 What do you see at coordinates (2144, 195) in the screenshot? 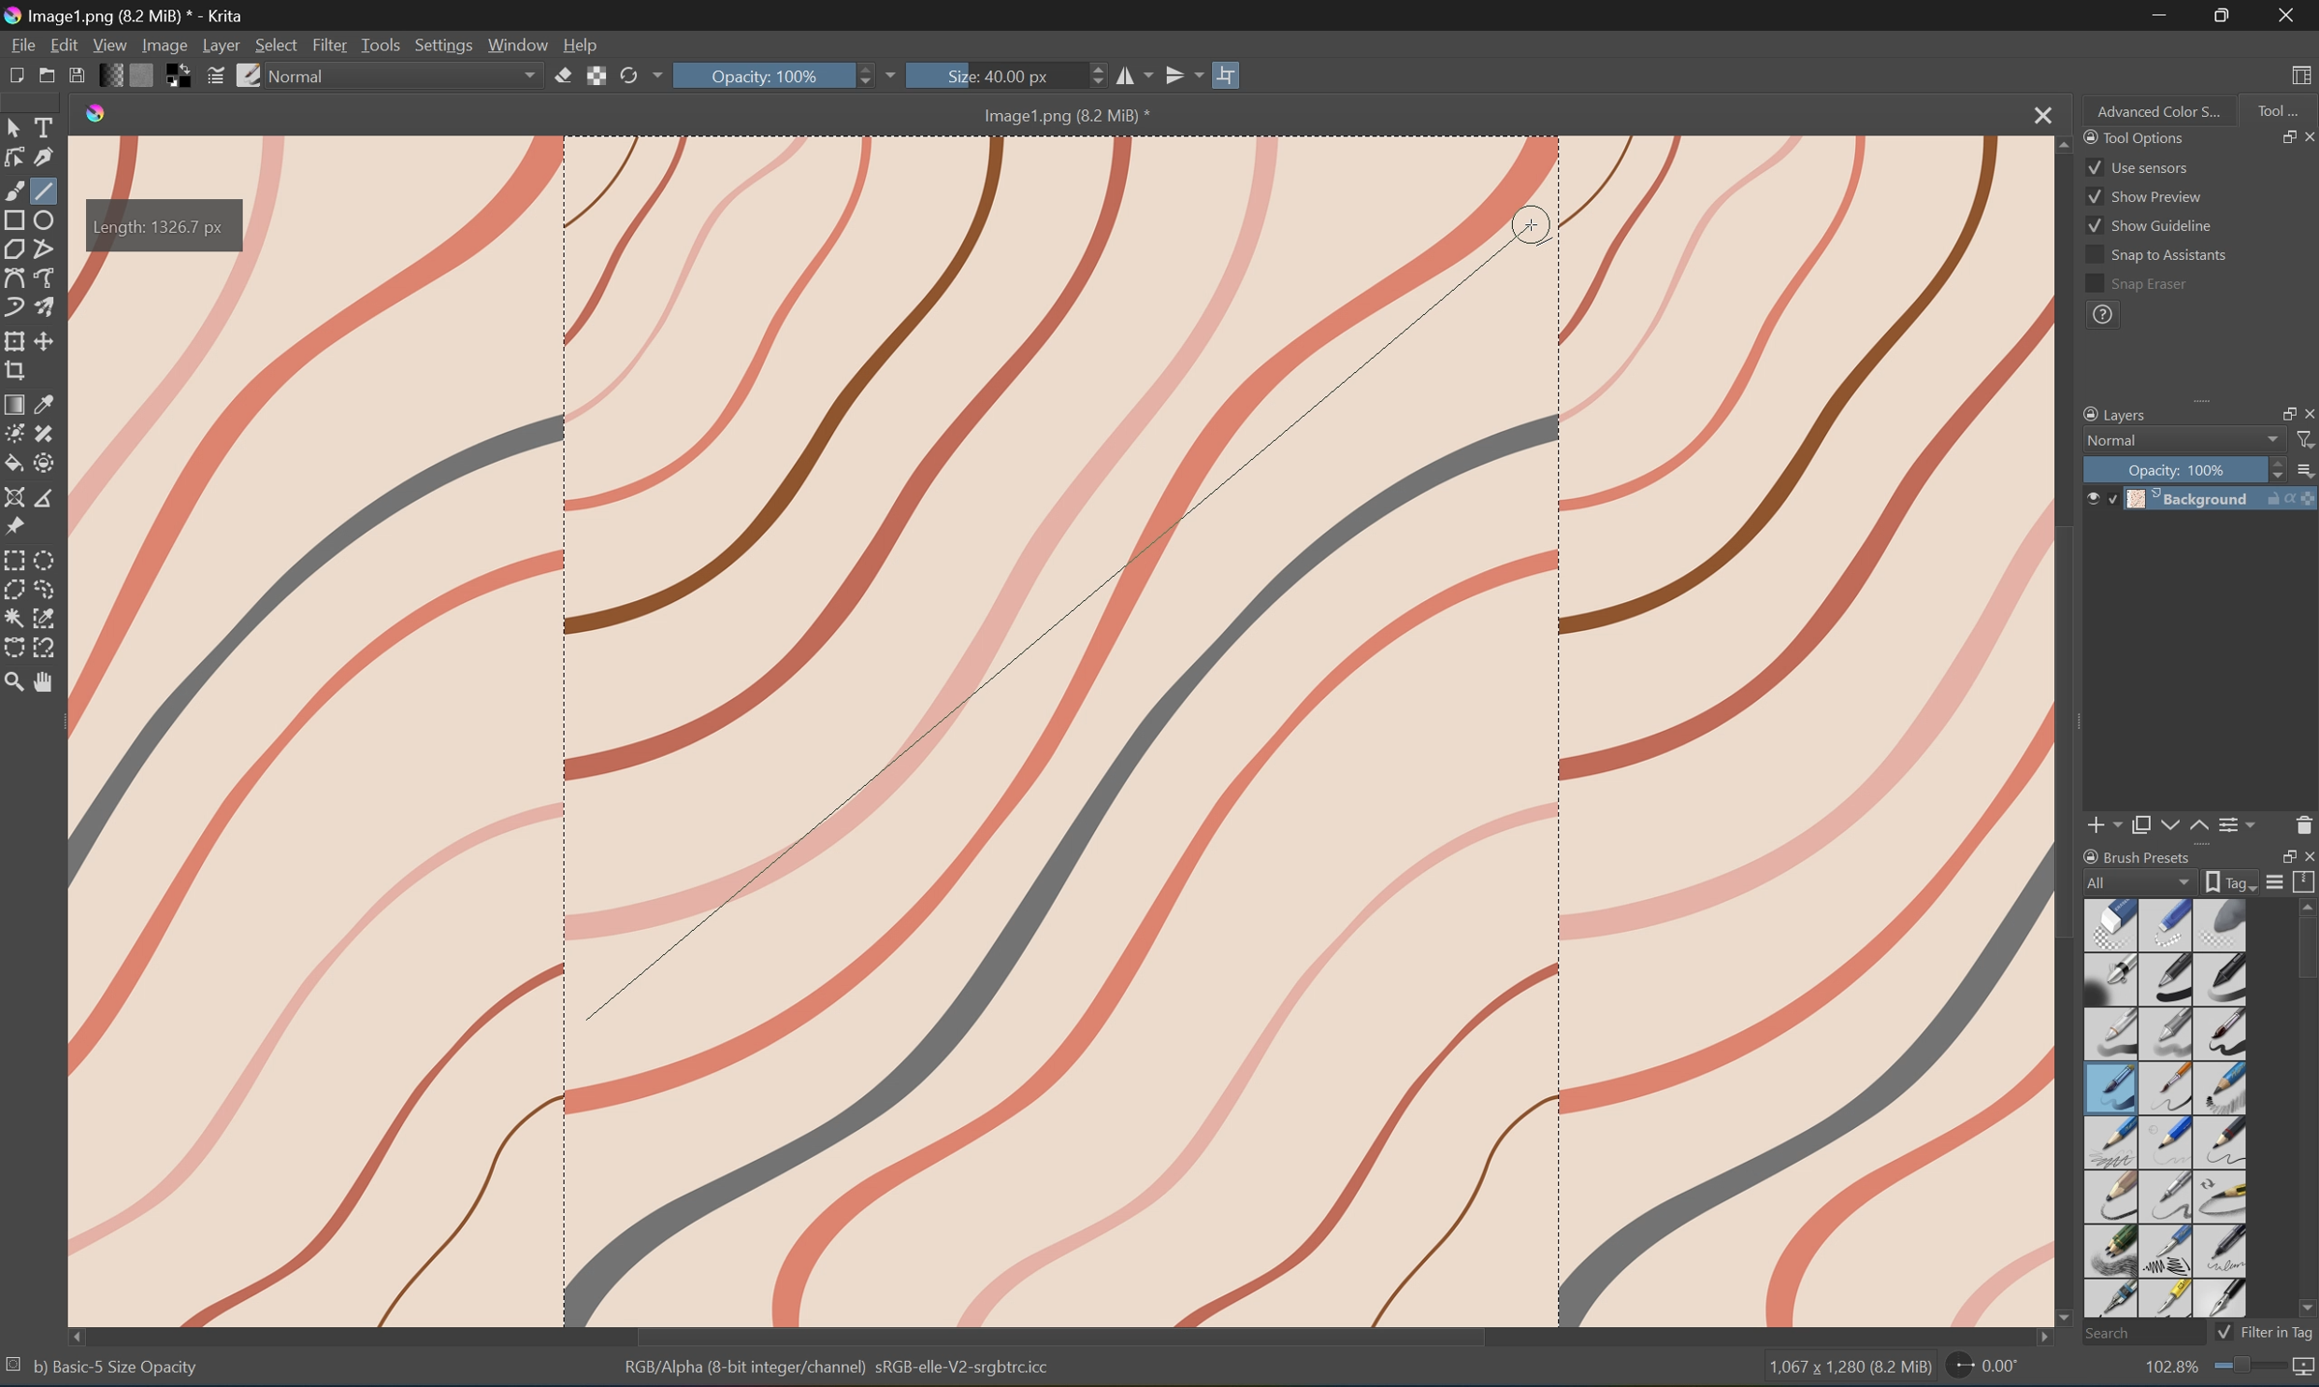
I see `Show preview` at bounding box center [2144, 195].